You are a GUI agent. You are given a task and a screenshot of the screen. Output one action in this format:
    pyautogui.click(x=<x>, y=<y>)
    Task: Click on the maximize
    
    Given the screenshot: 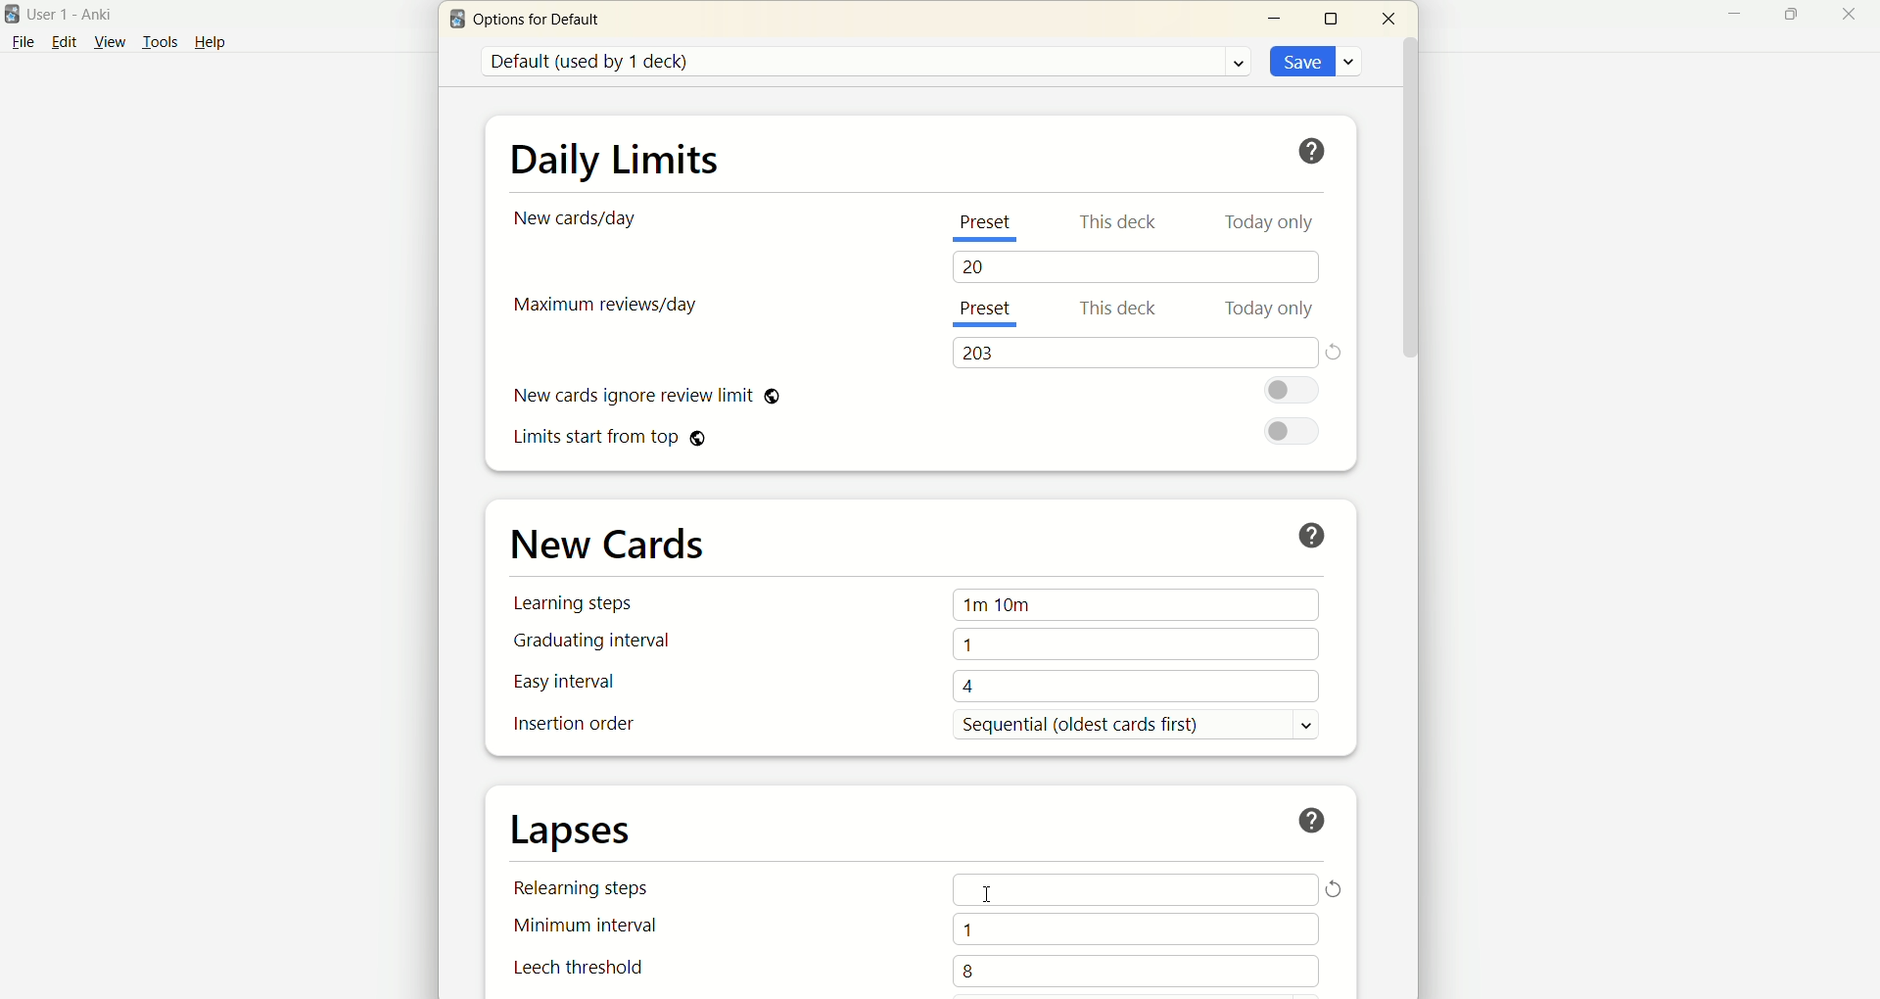 What is the action you would take?
    pyautogui.click(x=1783, y=14)
    